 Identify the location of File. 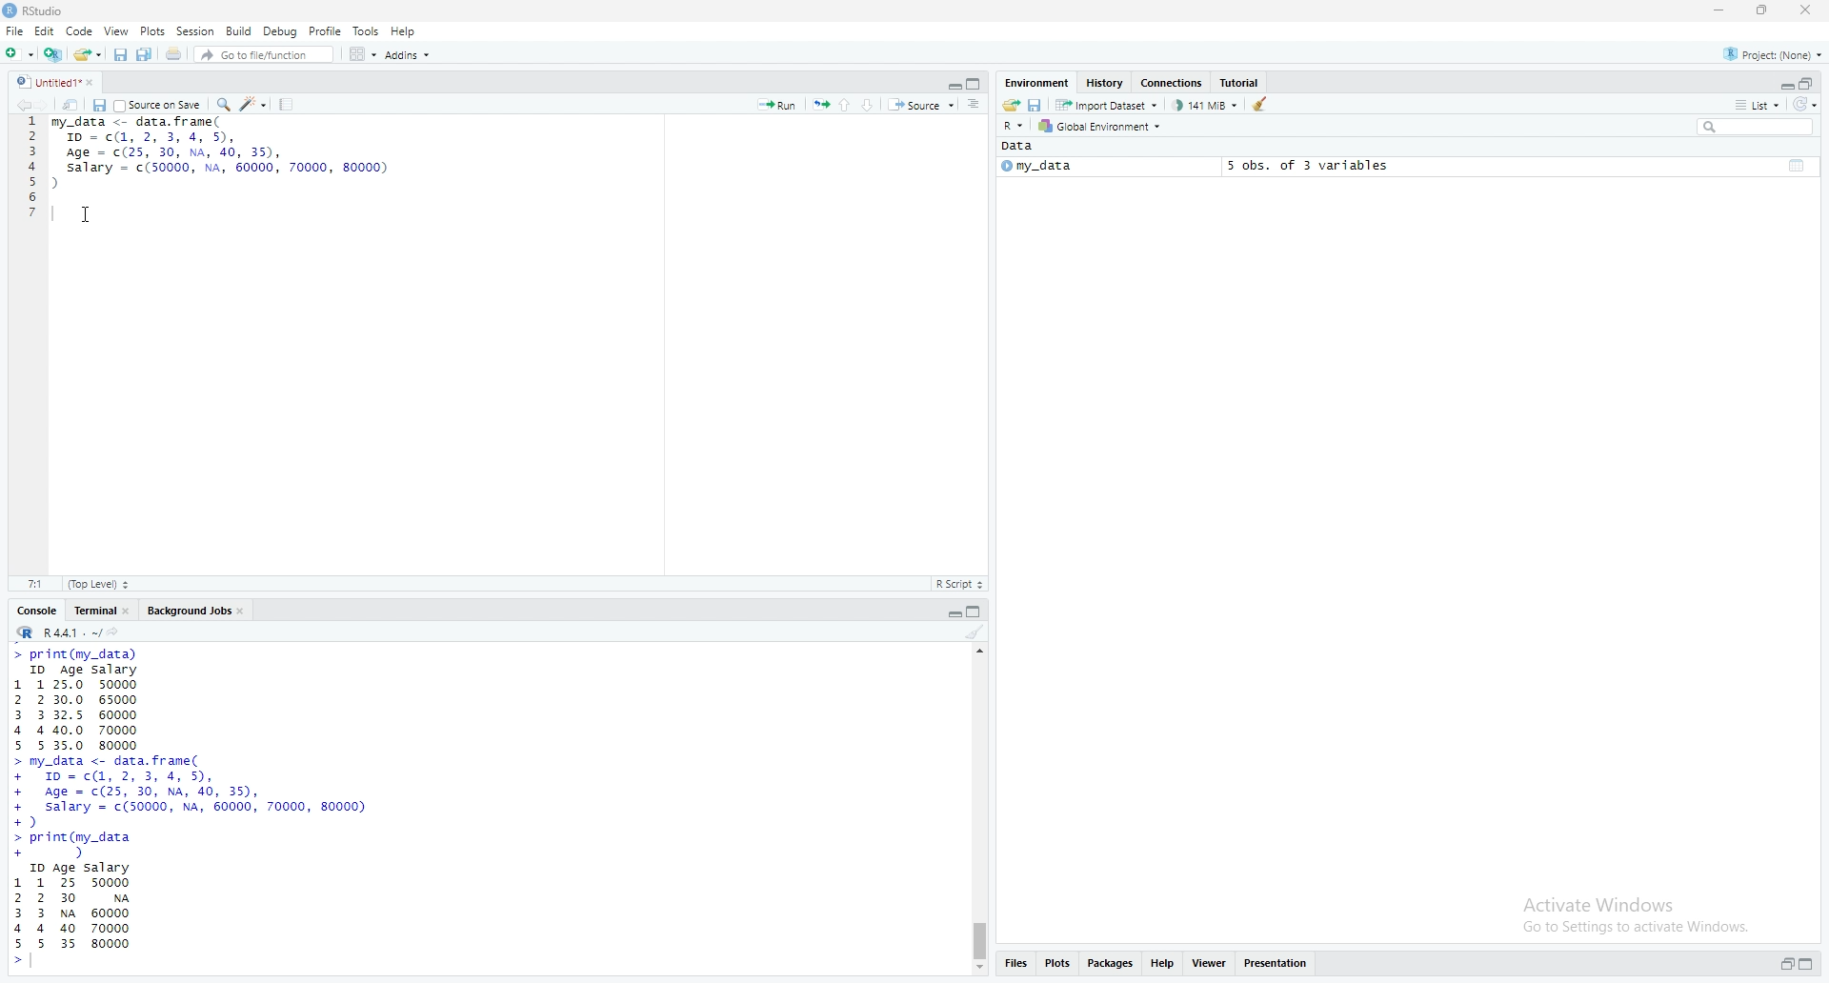
(16, 30).